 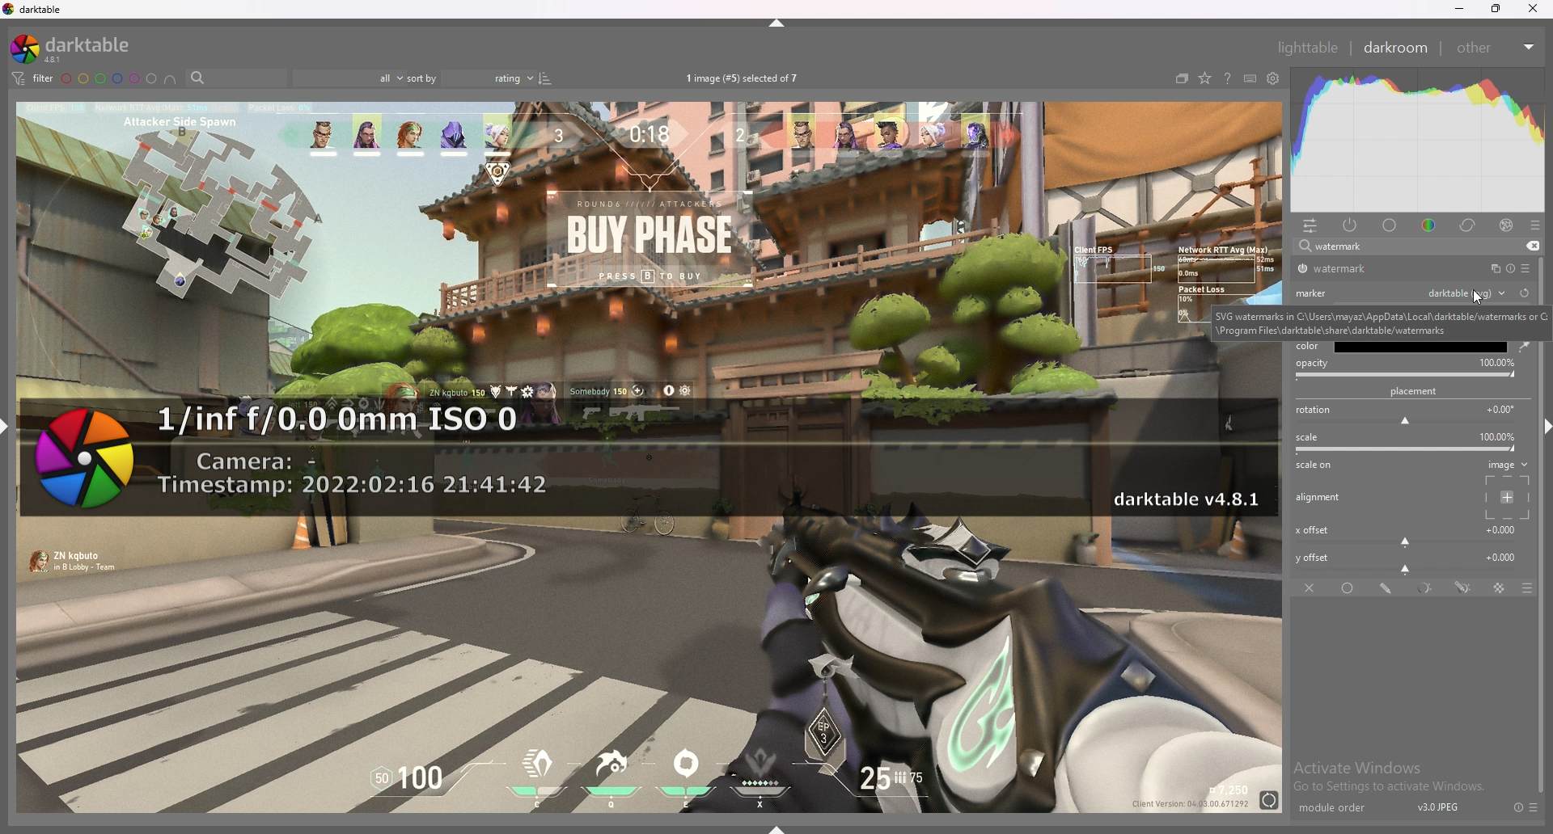 I want to click on darktable, so click(x=77, y=48).